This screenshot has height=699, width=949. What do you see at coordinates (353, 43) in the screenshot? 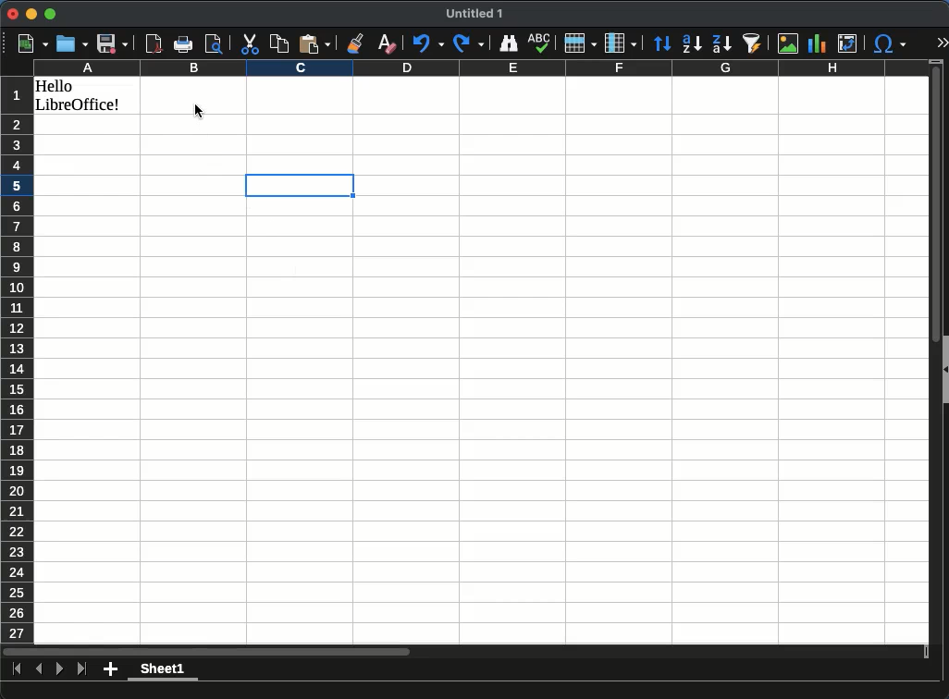
I see `clone formatting` at bounding box center [353, 43].